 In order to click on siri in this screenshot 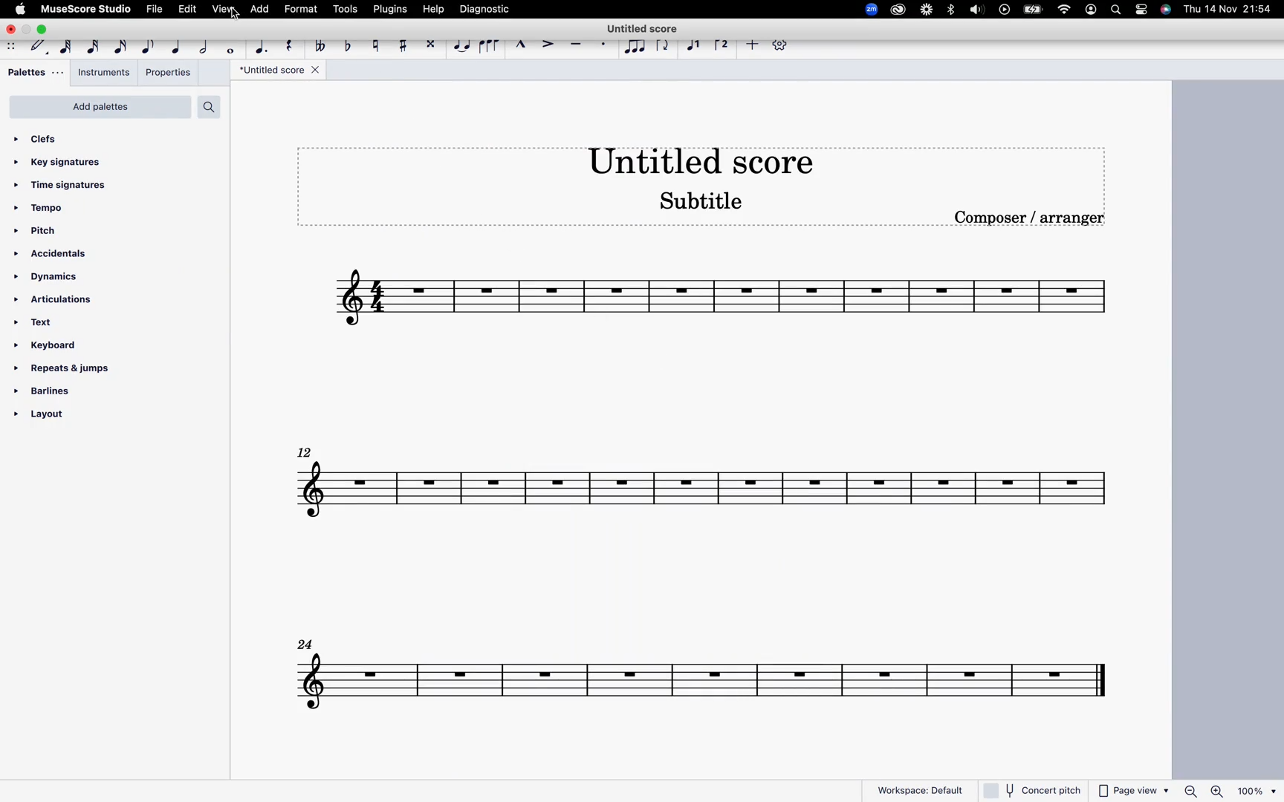, I will do `click(1164, 9)`.